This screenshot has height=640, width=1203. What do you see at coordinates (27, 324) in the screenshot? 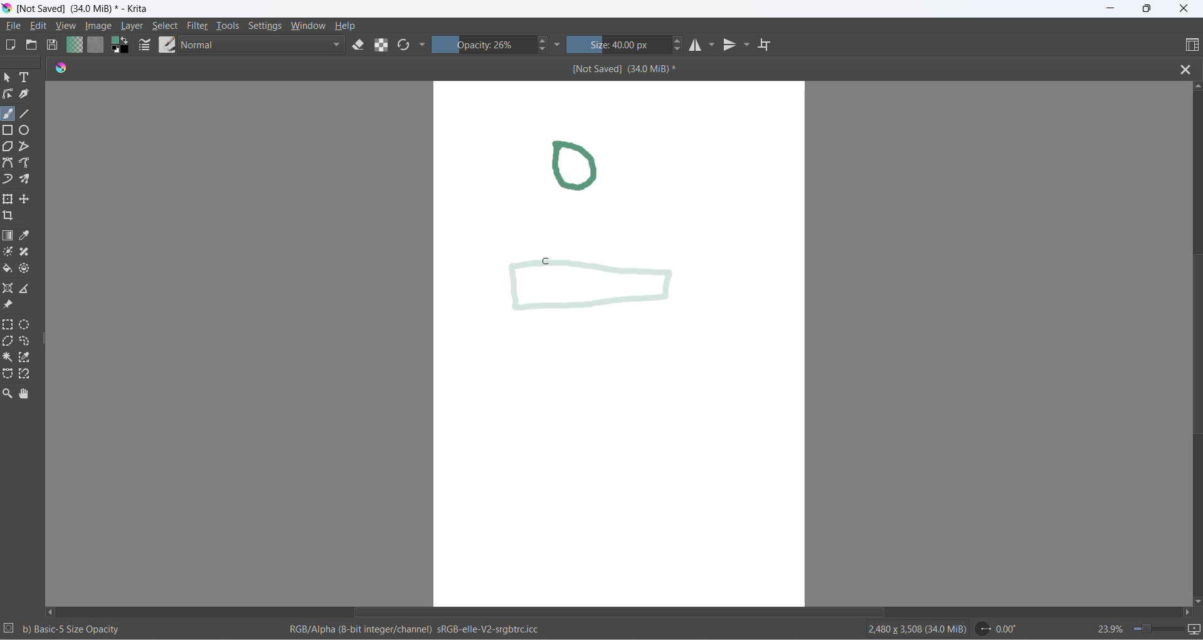
I see `elliptical selection tool` at bounding box center [27, 324].